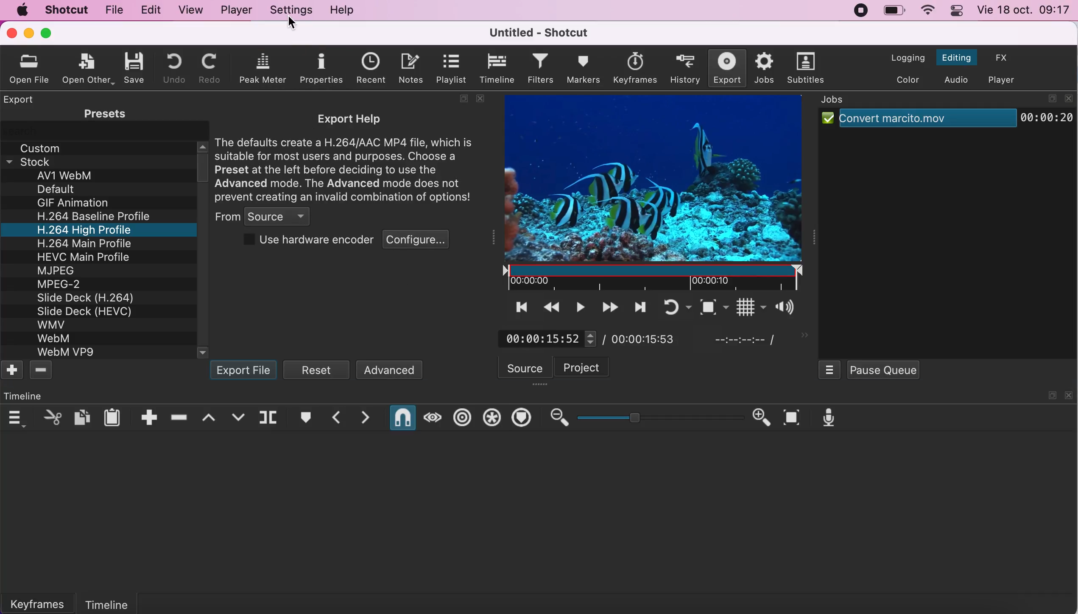 This screenshot has width=1078, height=614. Describe the element at coordinates (491, 419) in the screenshot. I see `ripple all tracks` at that location.